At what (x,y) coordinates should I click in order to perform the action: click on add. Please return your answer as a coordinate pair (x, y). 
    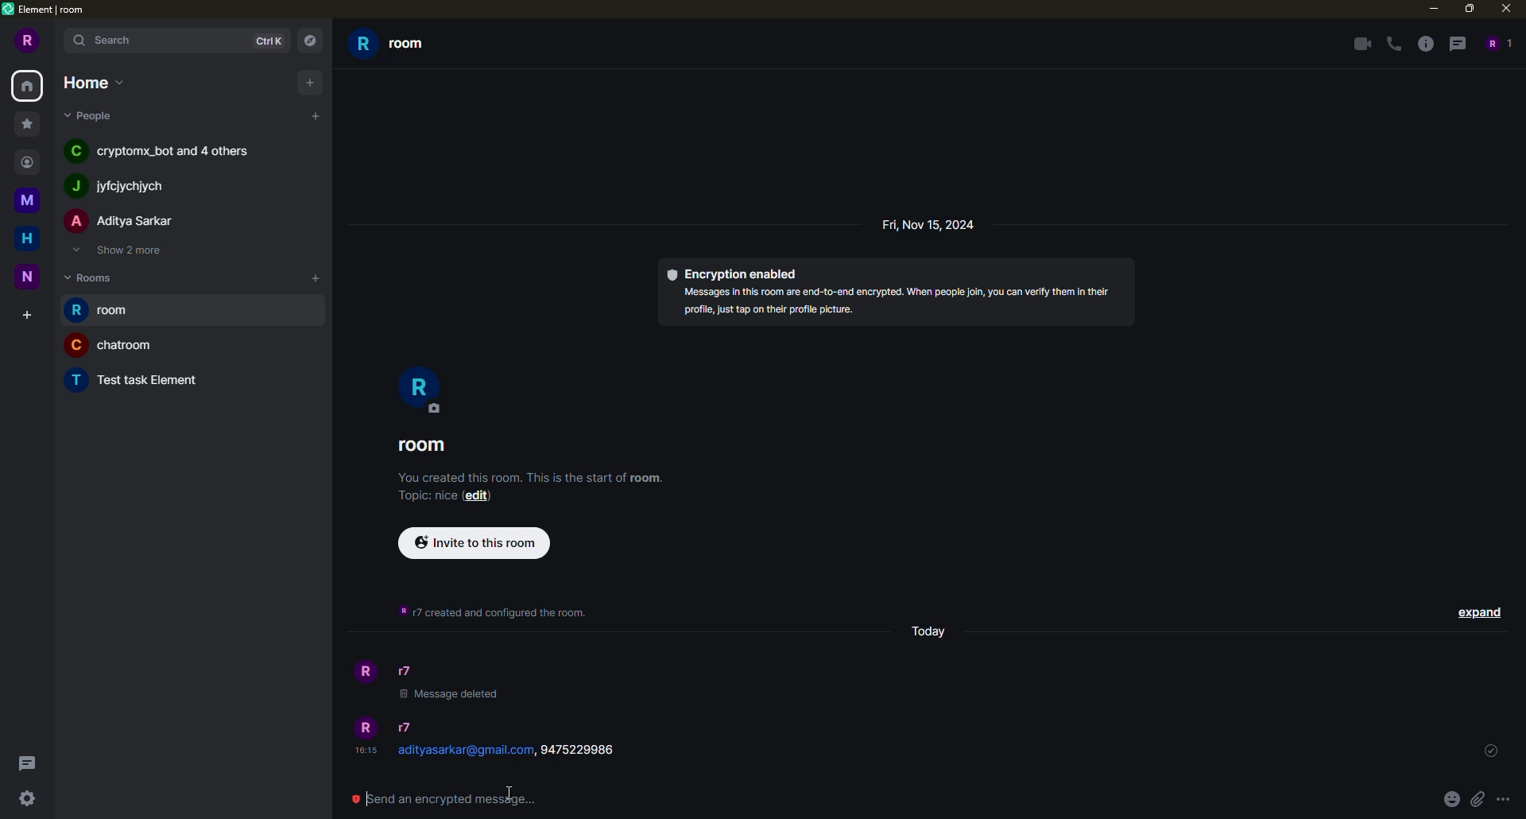
    Looking at the image, I should click on (308, 80).